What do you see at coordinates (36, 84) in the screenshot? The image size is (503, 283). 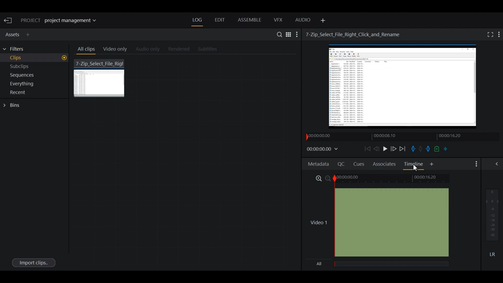 I see `Show everything in current project` at bounding box center [36, 84].